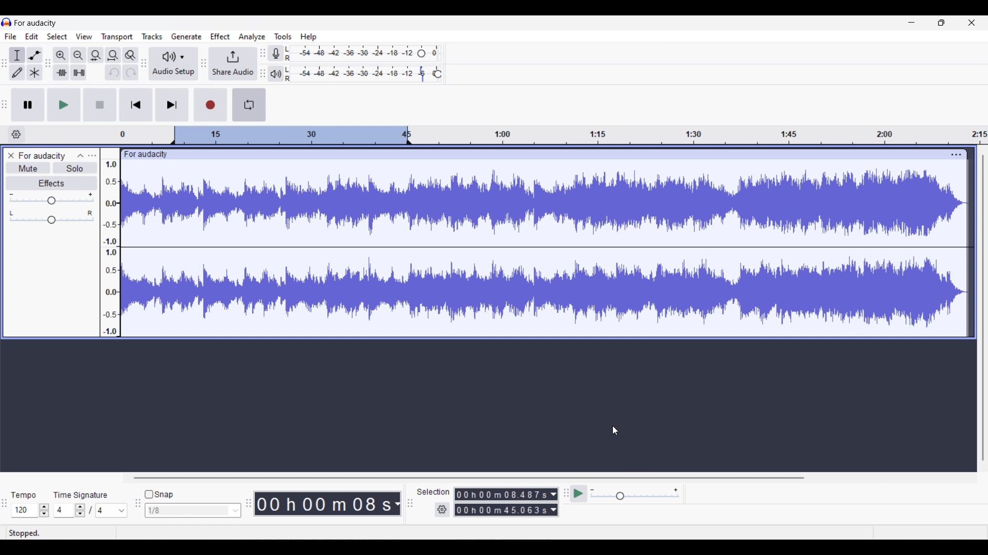 This screenshot has height=555, width=988. Describe the element at coordinates (172, 104) in the screenshot. I see `Skip/Select to end` at that location.